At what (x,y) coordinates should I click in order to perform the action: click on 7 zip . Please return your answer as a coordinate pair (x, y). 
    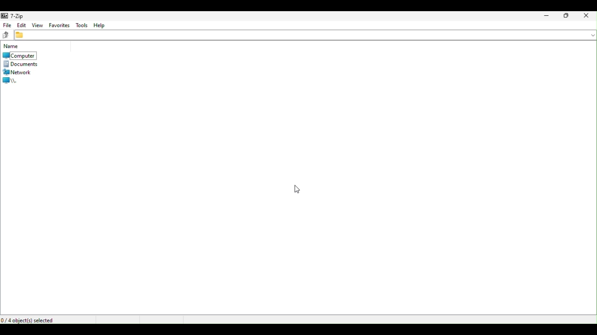
    Looking at the image, I should click on (15, 15).